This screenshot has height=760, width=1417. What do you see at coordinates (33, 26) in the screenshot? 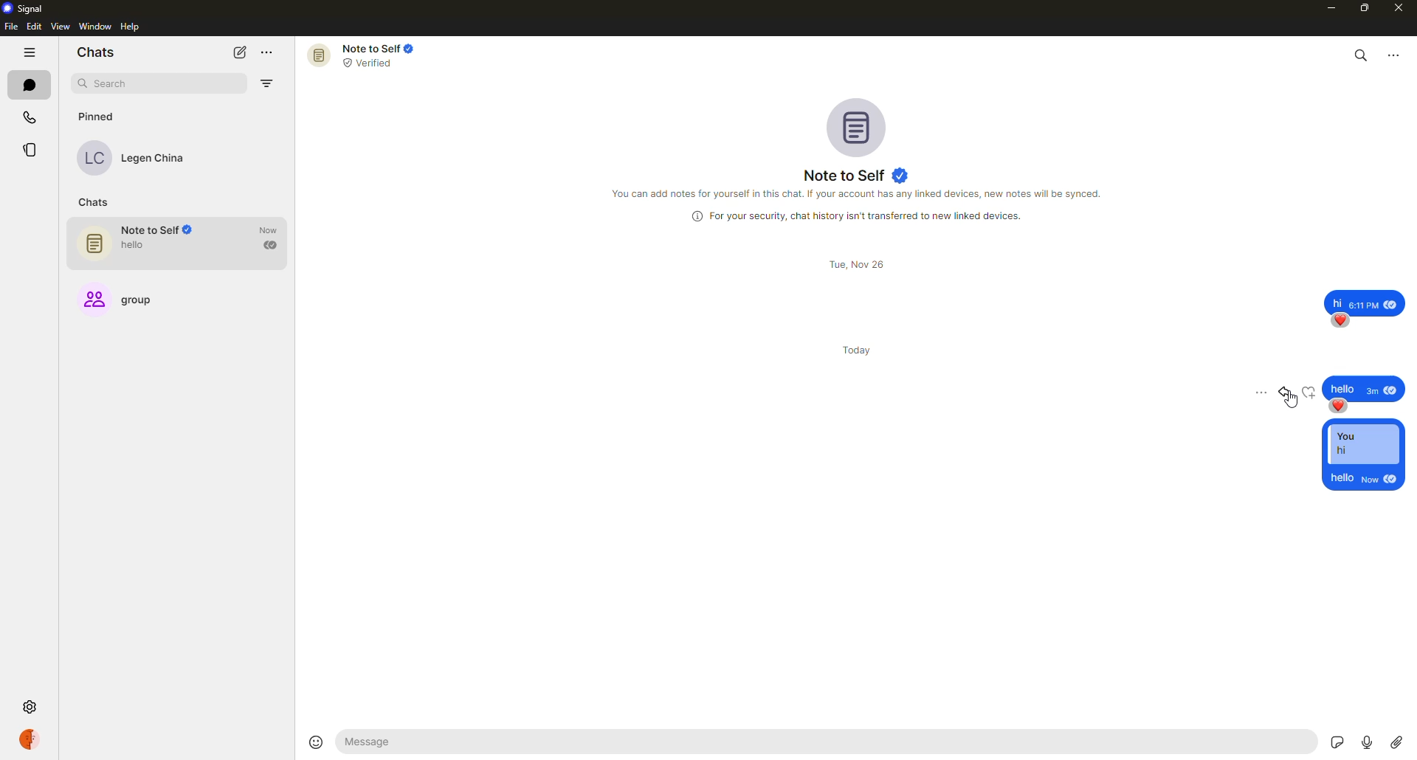
I see `edit` at bounding box center [33, 26].